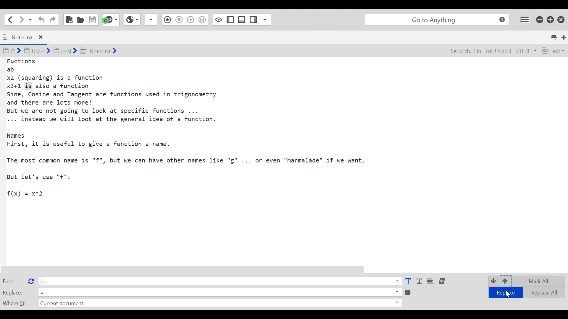  Describe the element at coordinates (220, 292) in the screenshot. I see `Replace Field` at that location.